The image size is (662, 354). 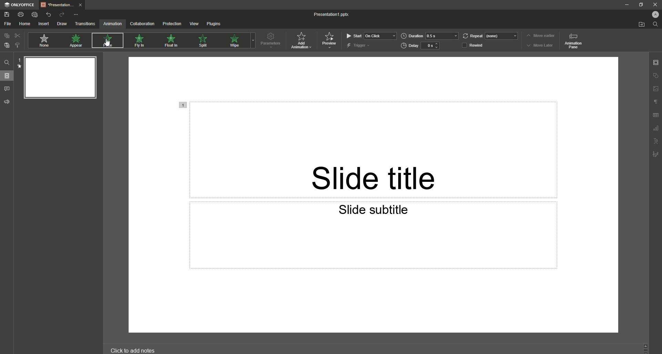 What do you see at coordinates (21, 14) in the screenshot?
I see `Print` at bounding box center [21, 14].